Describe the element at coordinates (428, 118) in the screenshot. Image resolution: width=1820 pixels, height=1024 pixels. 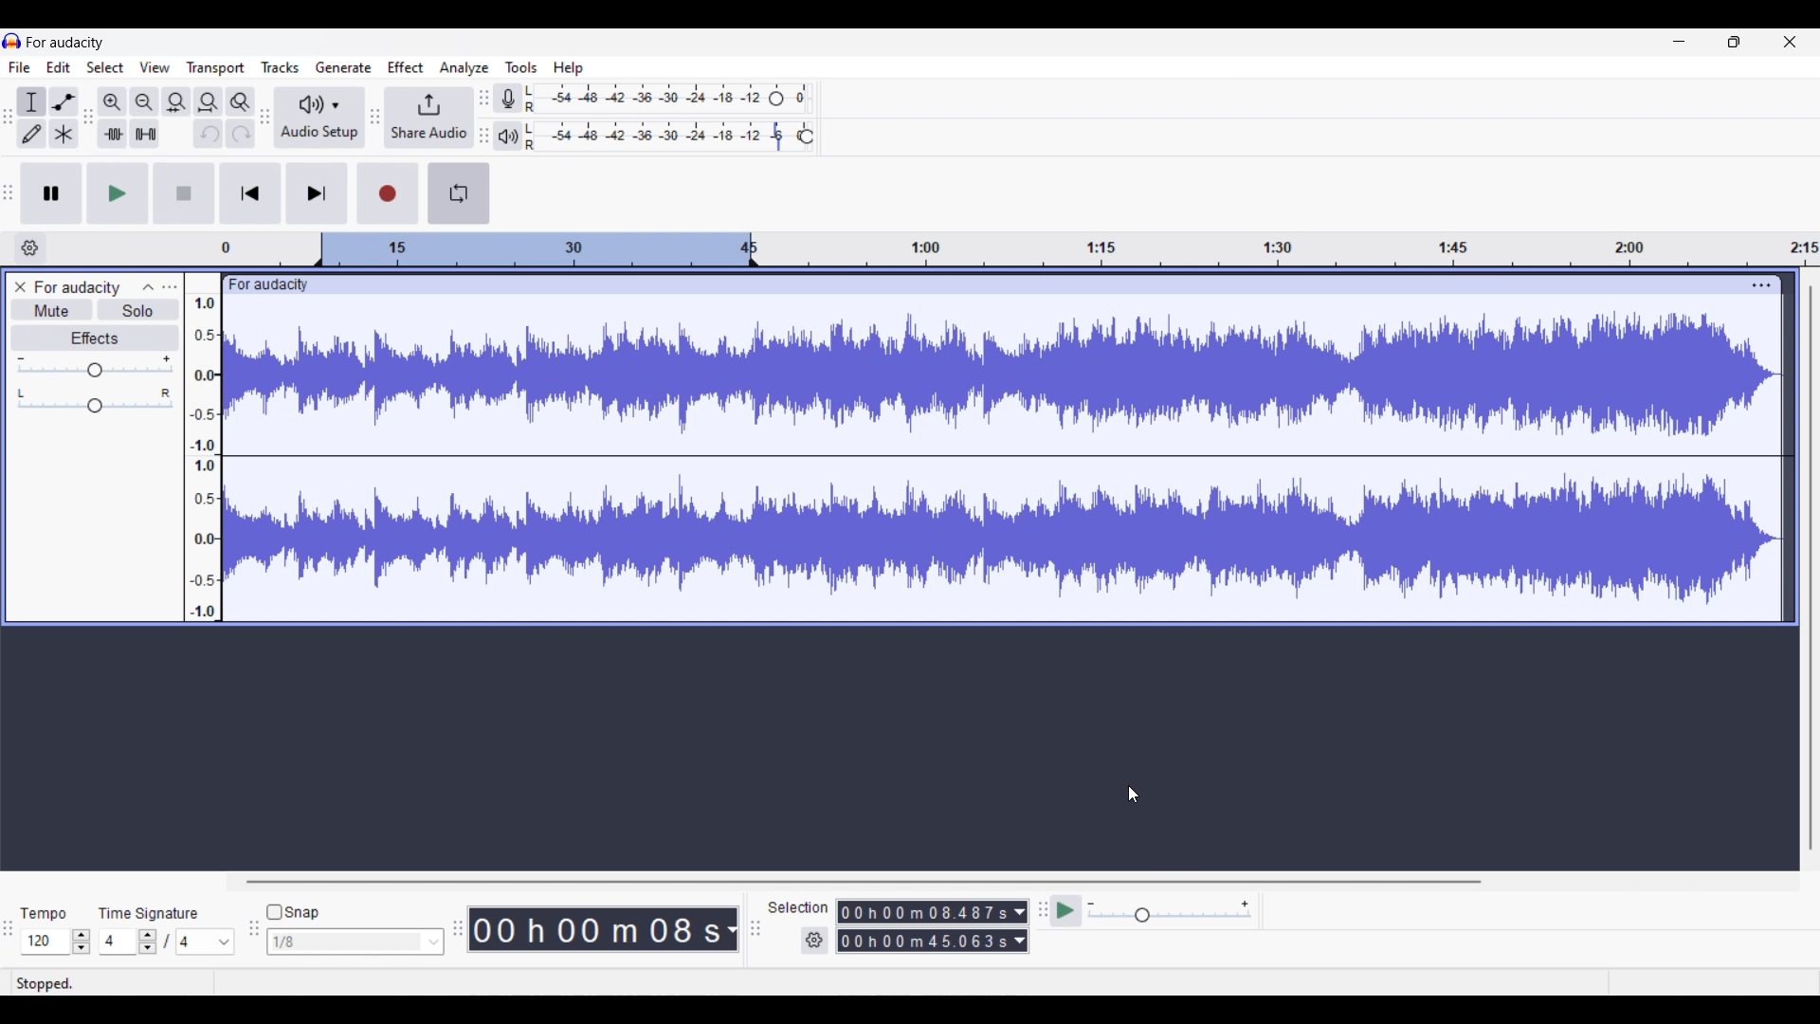
I see `Share audio` at that location.